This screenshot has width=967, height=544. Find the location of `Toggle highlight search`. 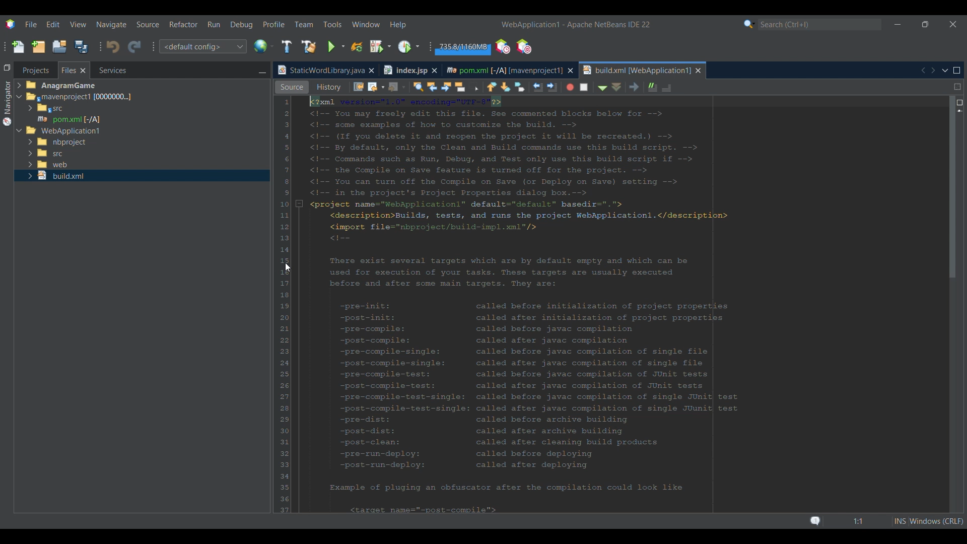

Toggle highlight search is located at coordinates (552, 86).